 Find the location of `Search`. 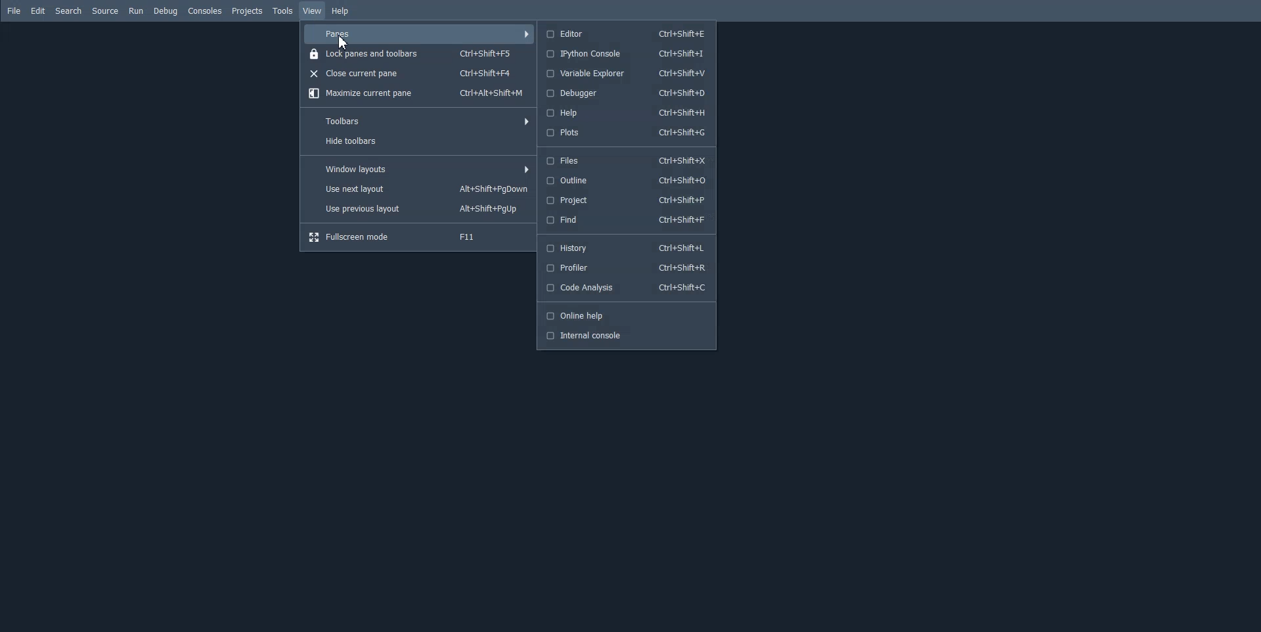

Search is located at coordinates (68, 11).